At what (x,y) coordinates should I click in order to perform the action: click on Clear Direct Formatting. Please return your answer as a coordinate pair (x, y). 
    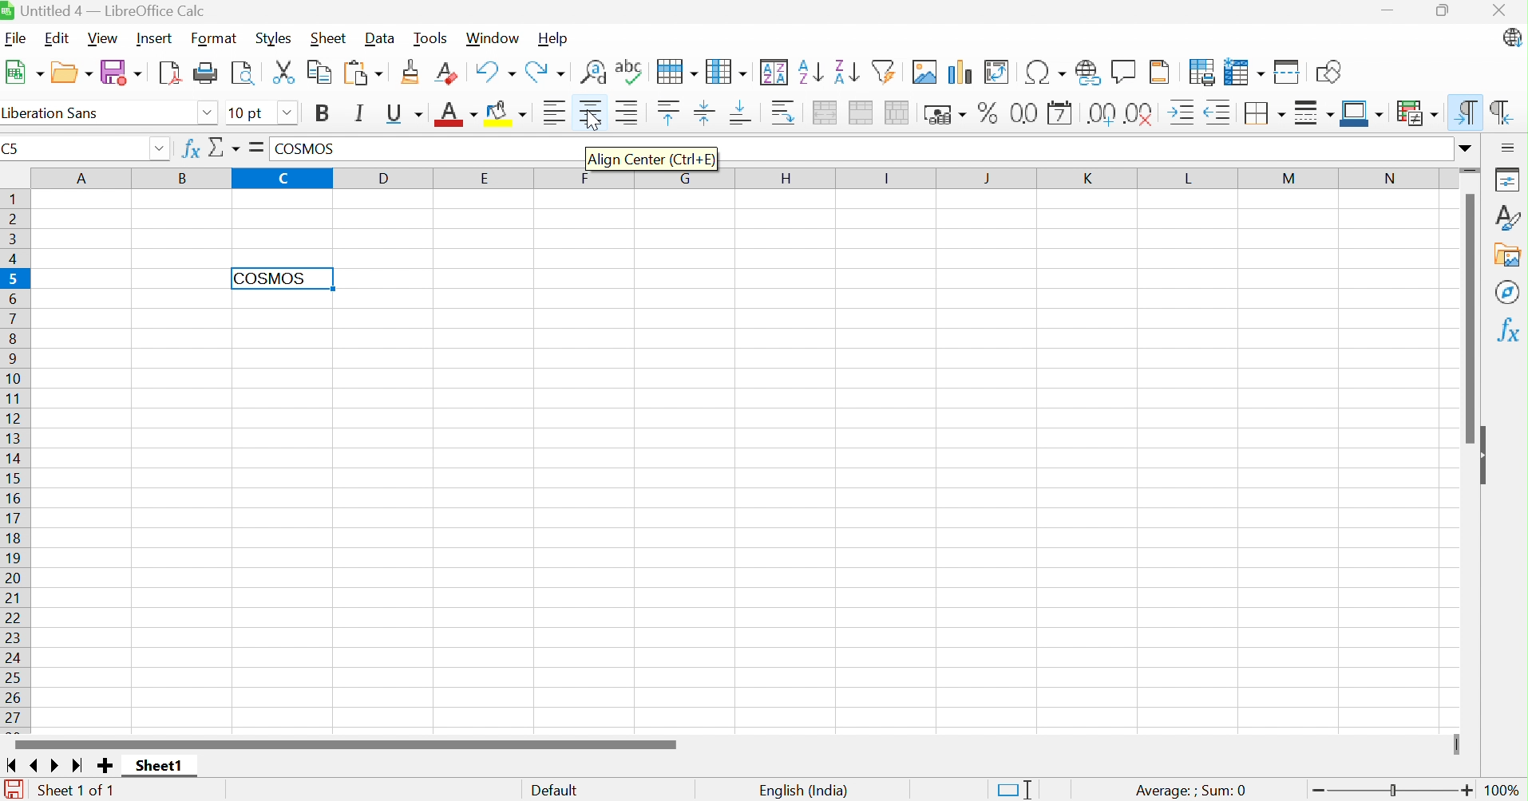
    Looking at the image, I should click on (446, 73).